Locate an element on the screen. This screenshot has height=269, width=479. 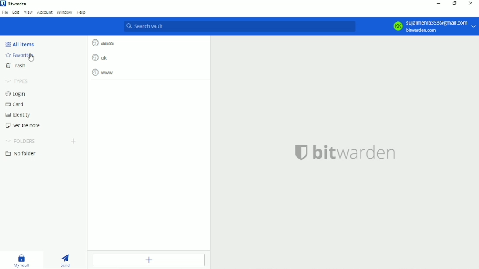
Help is located at coordinates (82, 13).